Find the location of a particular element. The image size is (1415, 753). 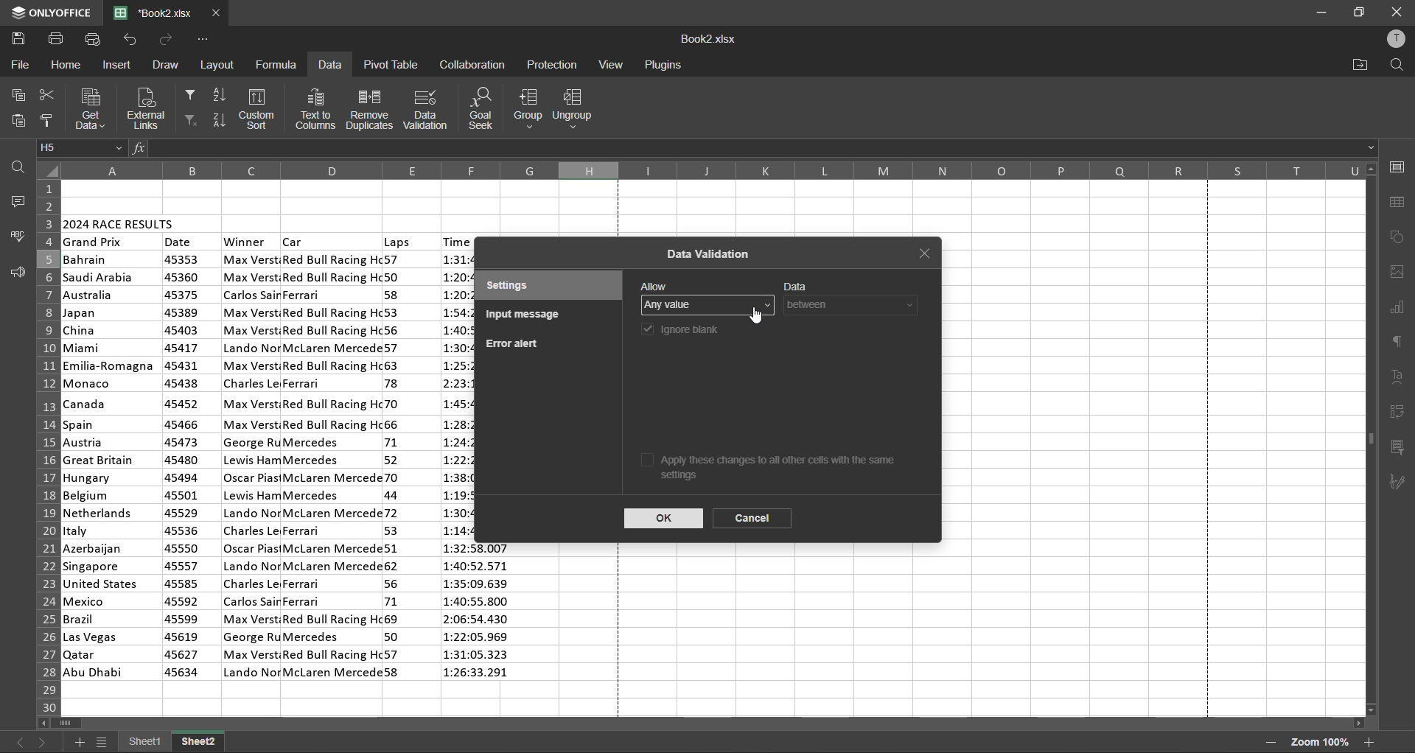

data validation is located at coordinates (710, 255).